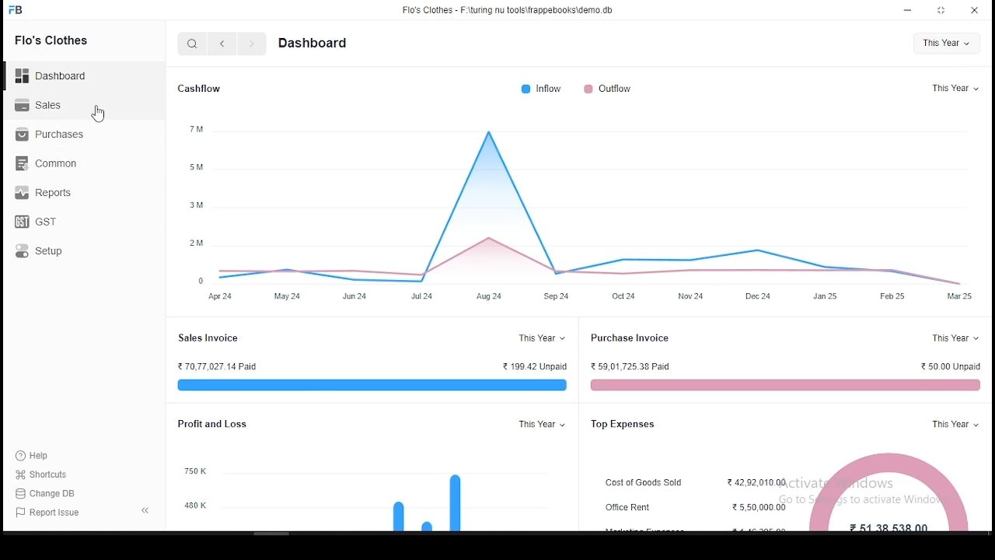 The image size is (995, 560). I want to click on graph, so click(596, 201).